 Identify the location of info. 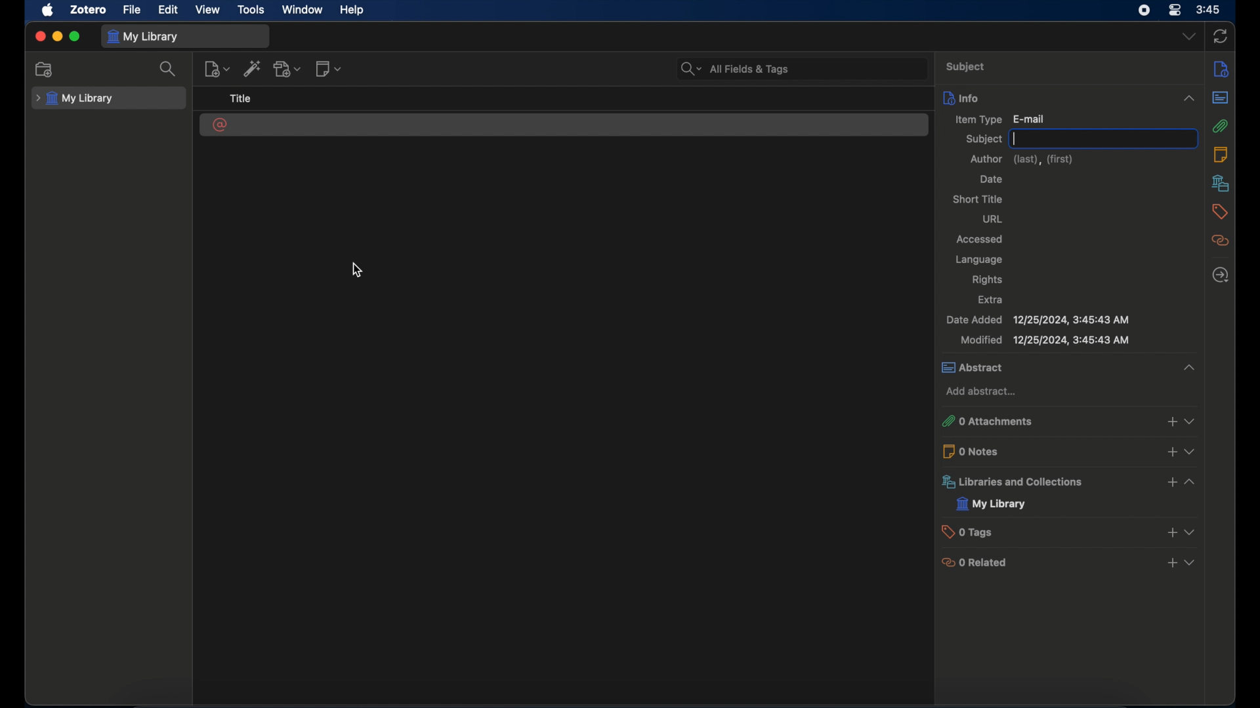
(1222, 68).